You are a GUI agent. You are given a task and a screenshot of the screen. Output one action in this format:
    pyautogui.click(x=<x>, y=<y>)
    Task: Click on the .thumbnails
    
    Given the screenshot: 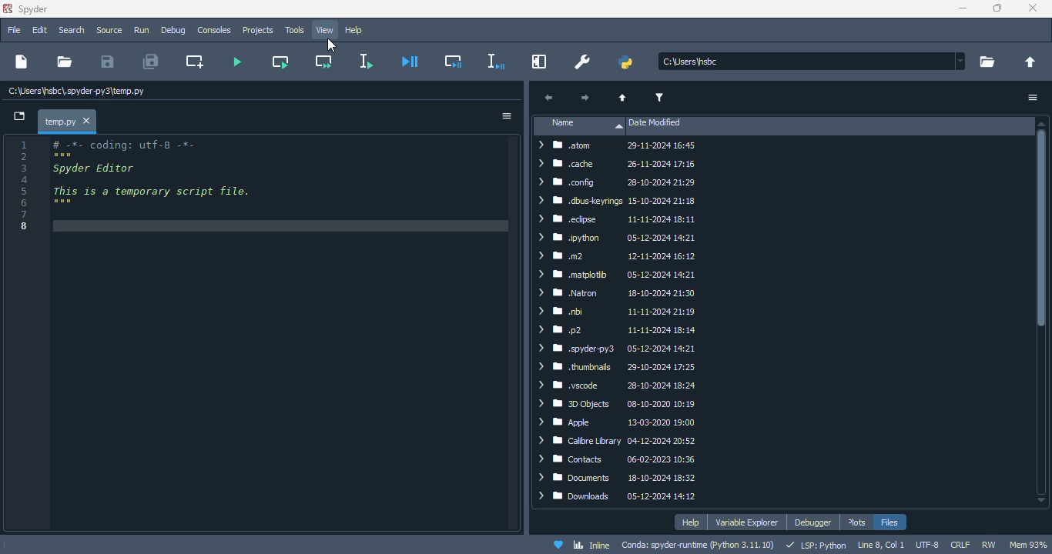 What is the action you would take?
    pyautogui.click(x=621, y=367)
    